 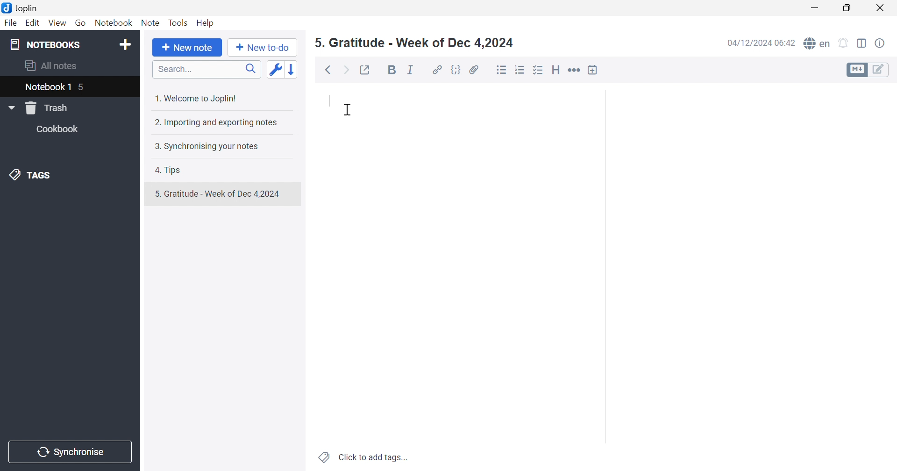 What do you see at coordinates (501, 70) in the screenshot?
I see `Bulleted list` at bounding box center [501, 70].